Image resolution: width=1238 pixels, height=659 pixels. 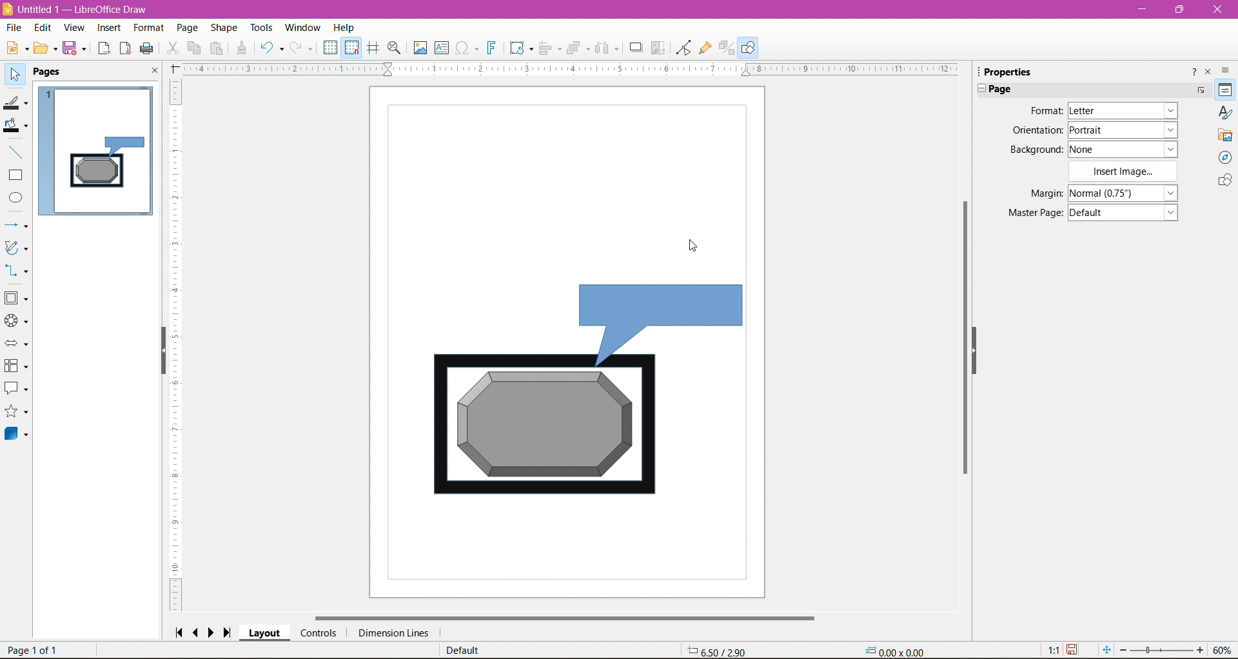 I want to click on Insert Image, so click(x=418, y=48).